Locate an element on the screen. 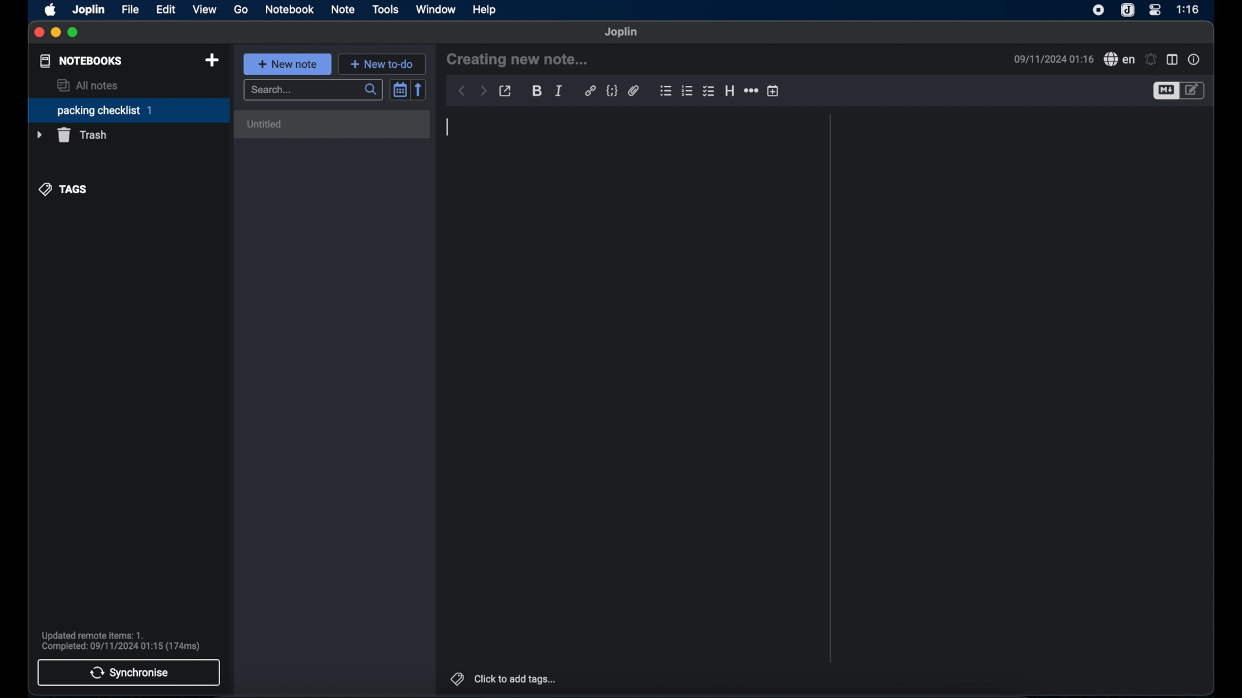 The image size is (1242, 698). attach file is located at coordinates (633, 90).